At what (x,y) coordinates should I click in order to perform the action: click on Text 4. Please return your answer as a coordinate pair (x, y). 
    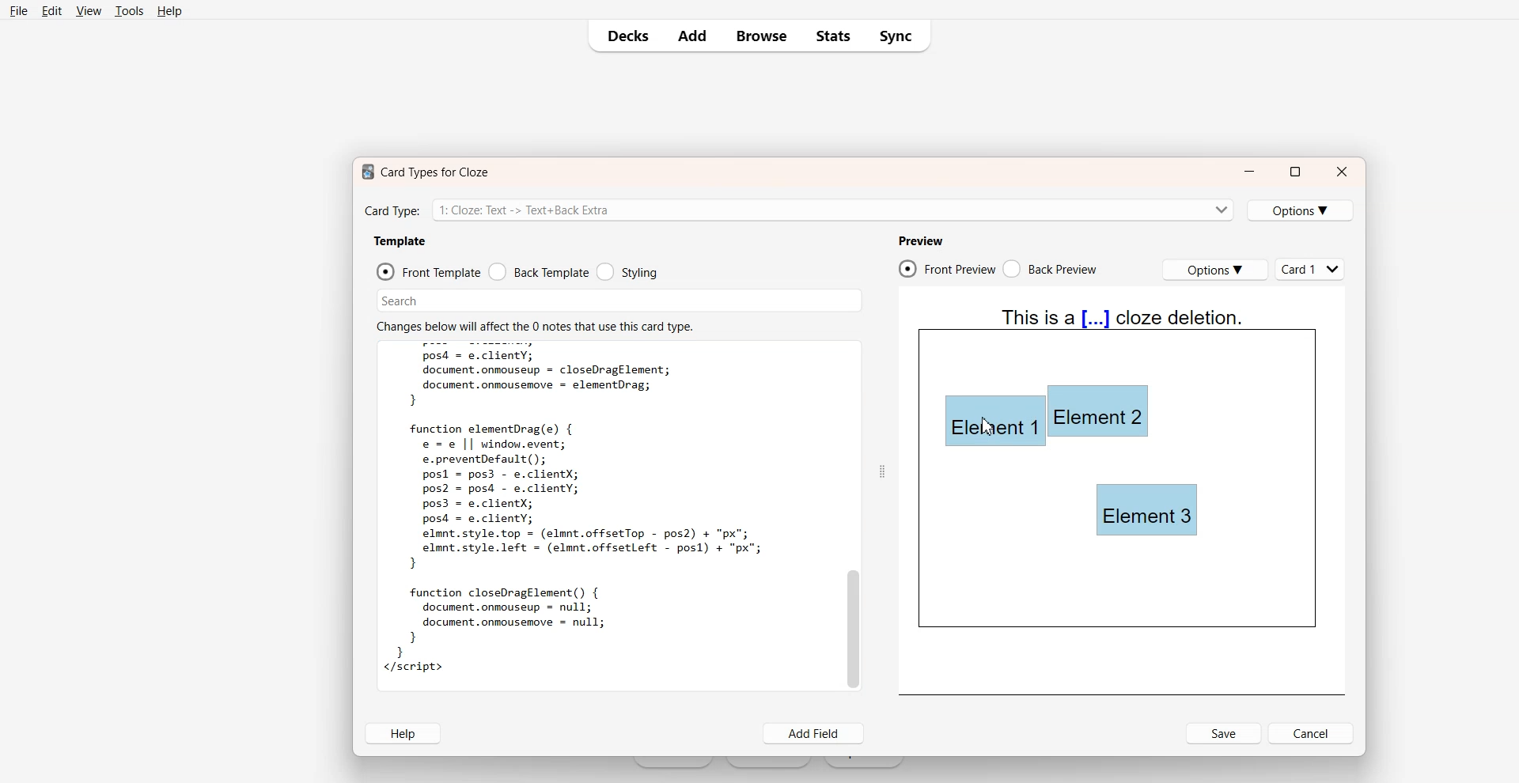
    Looking at the image, I should click on (1123, 326).